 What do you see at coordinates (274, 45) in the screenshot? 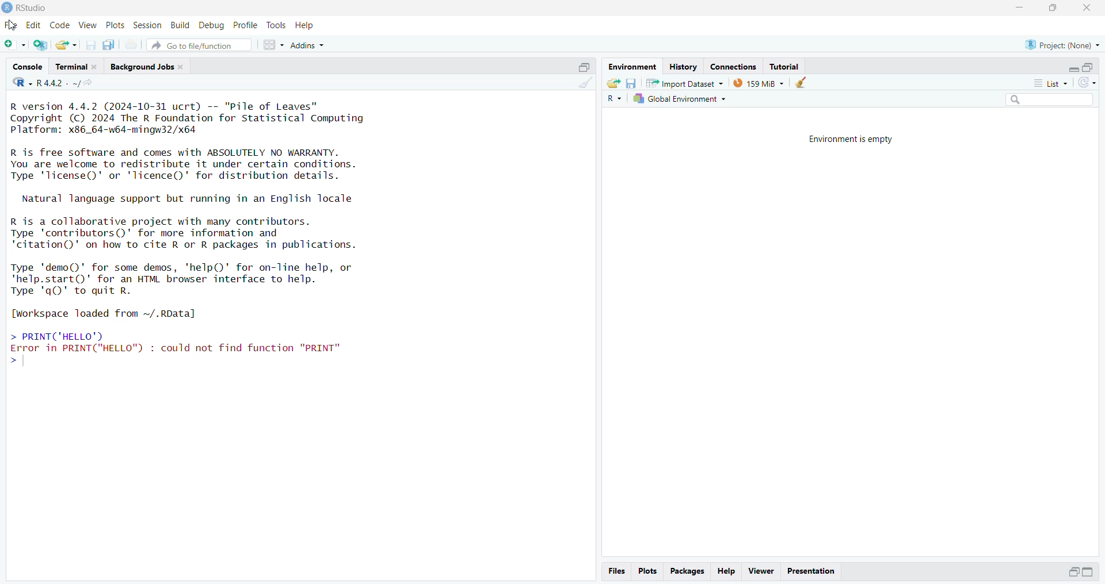
I see `workspace panes` at bounding box center [274, 45].